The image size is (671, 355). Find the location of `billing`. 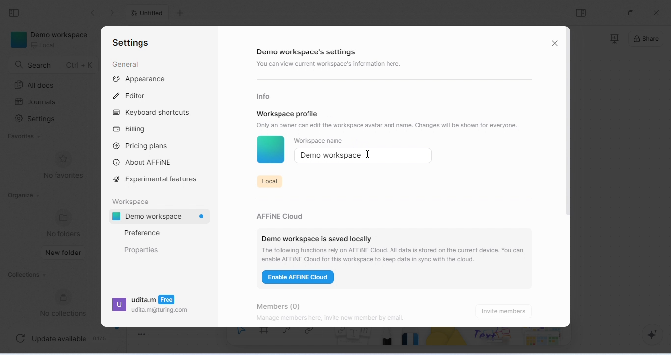

billing is located at coordinates (132, 129).